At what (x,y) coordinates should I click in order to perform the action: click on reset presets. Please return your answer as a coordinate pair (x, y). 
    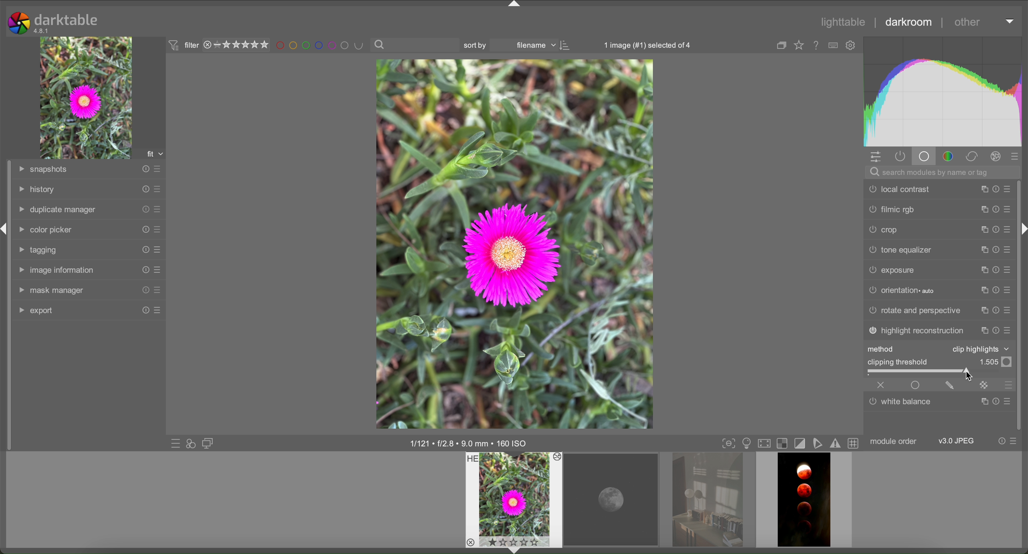
    Looking at the image, I should click on (144, 270).